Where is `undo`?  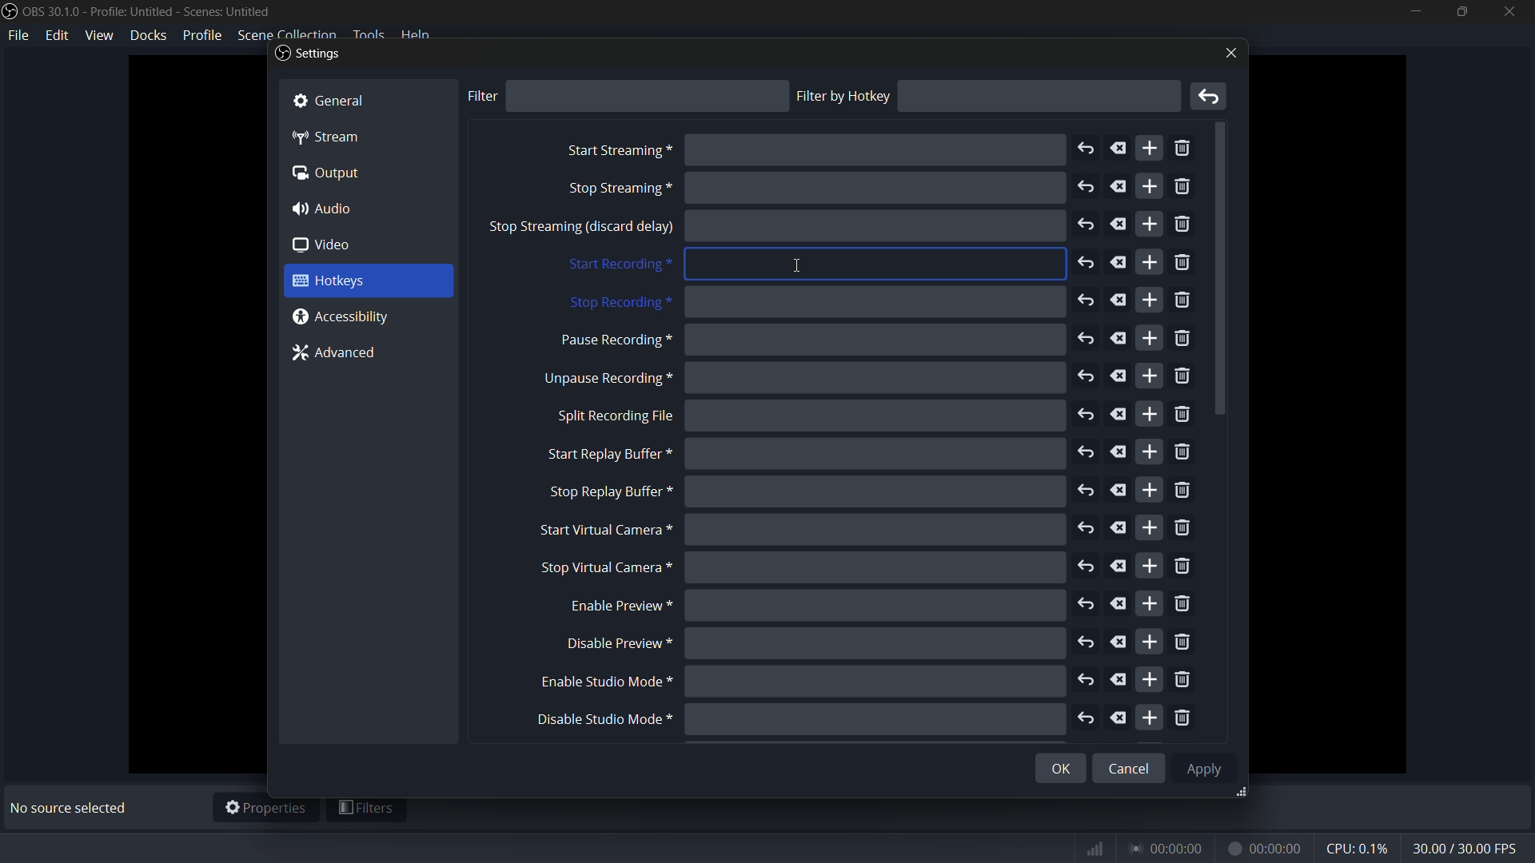 undo is located at coordinates (1086, 225).